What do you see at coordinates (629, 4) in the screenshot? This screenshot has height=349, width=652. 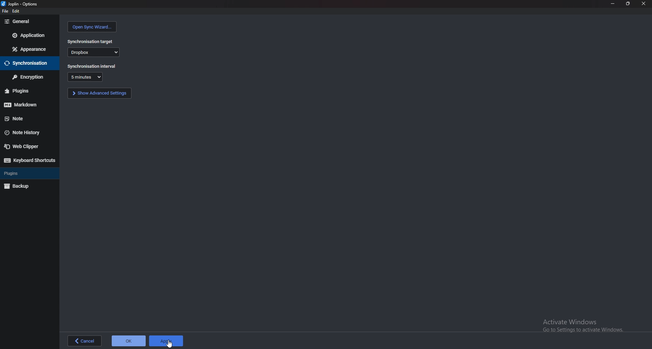 I see `resize` at bounding box center [629, 4].